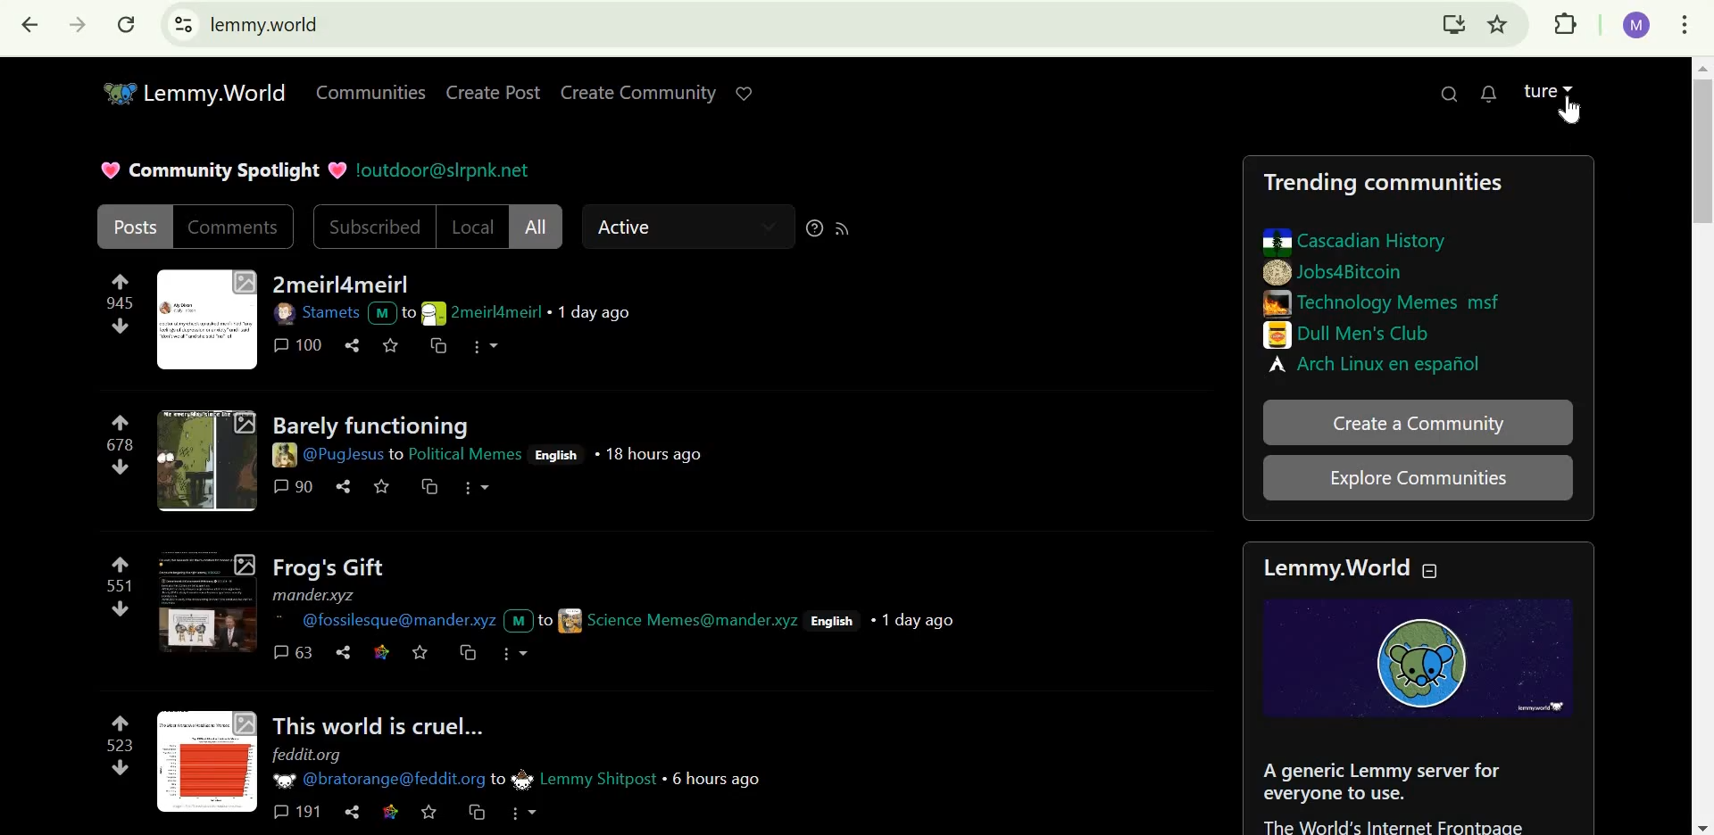 The height and width of the screenshot is (835, 1714). Describe the element at coordinates (371, 423) in the screenshot. I see `Barely functioning` at that location.